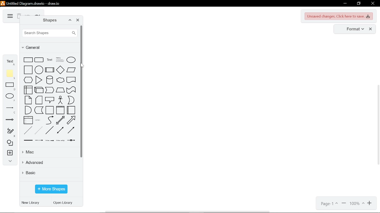 The width and height of the screenshot is (380, 213). What do you see at coordinates (359, 4) in the screenshot?
I see `restore down` at bounding box center [359, 4].